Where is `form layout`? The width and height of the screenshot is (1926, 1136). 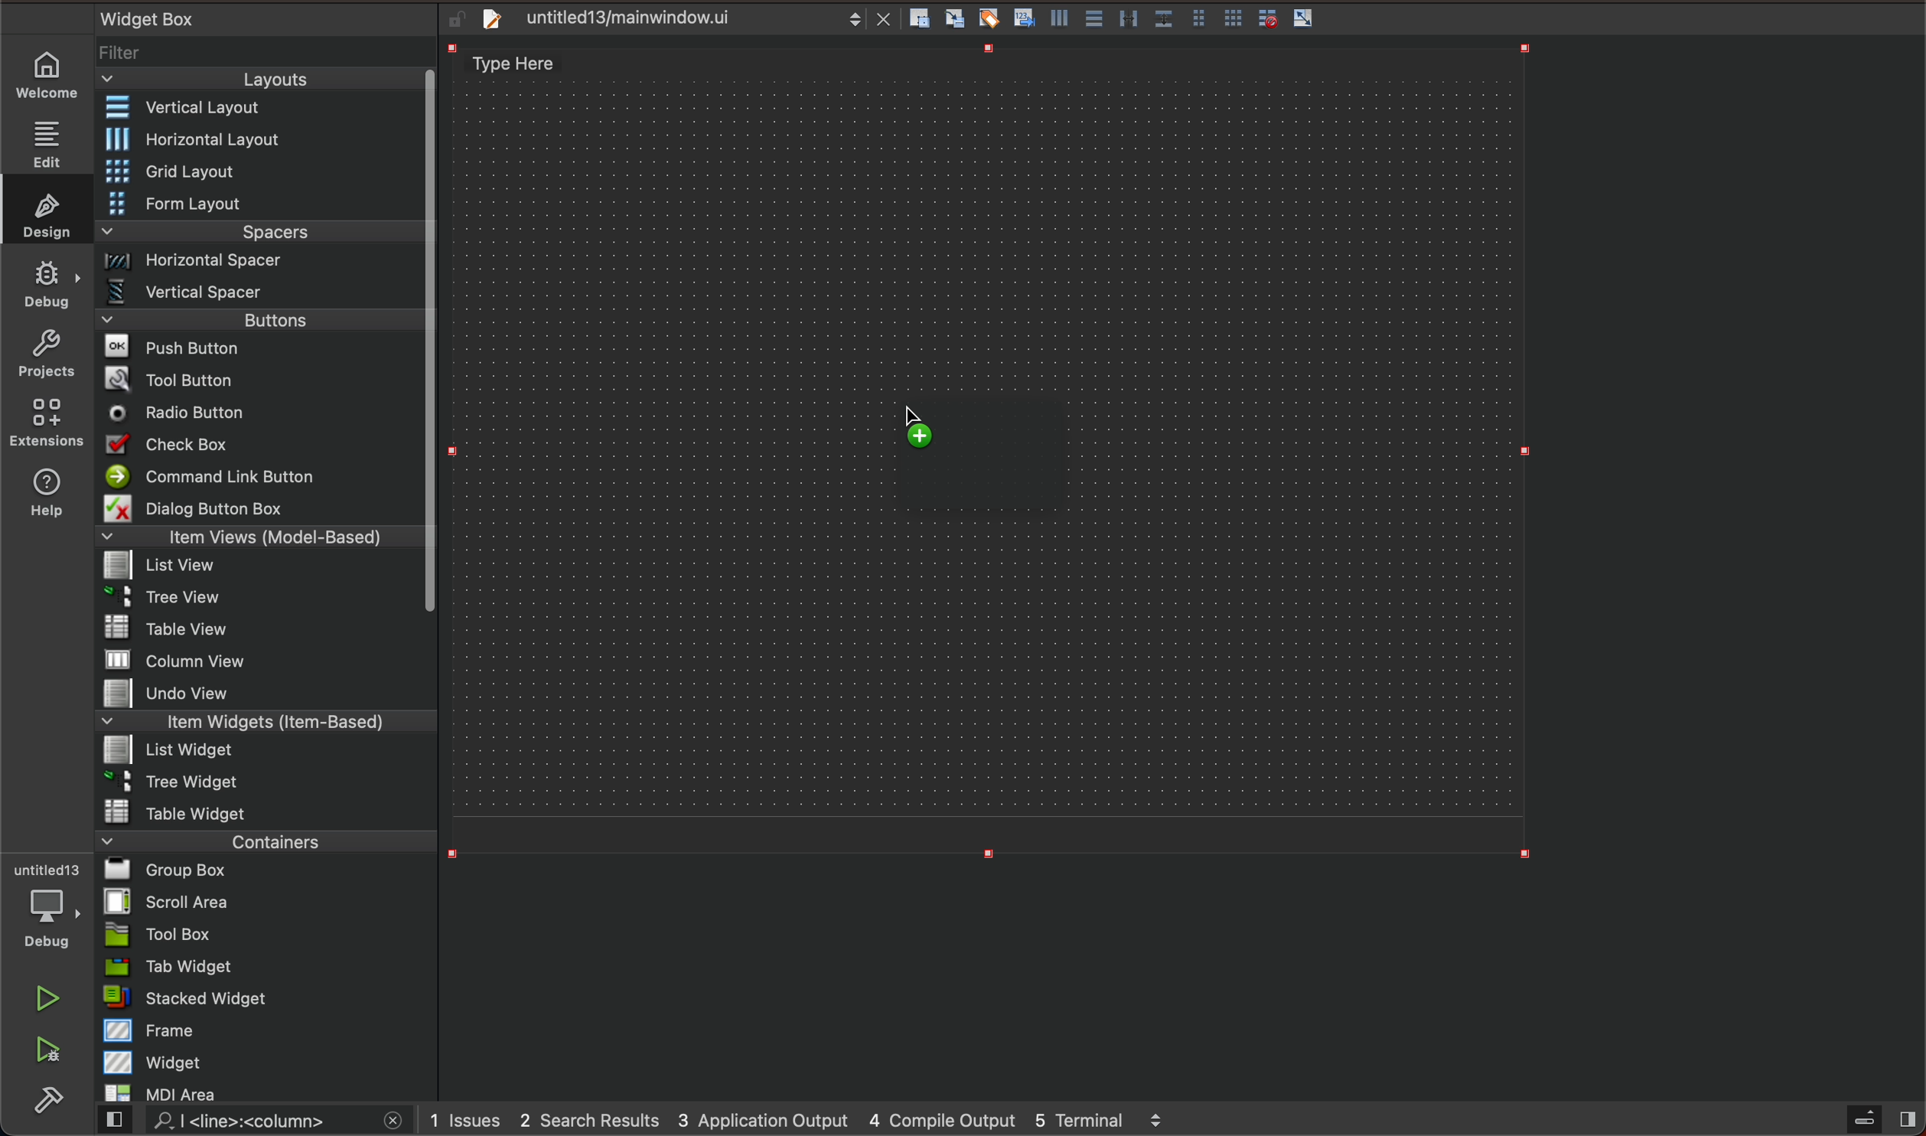 form layout is located at coordinates (1200, 15).